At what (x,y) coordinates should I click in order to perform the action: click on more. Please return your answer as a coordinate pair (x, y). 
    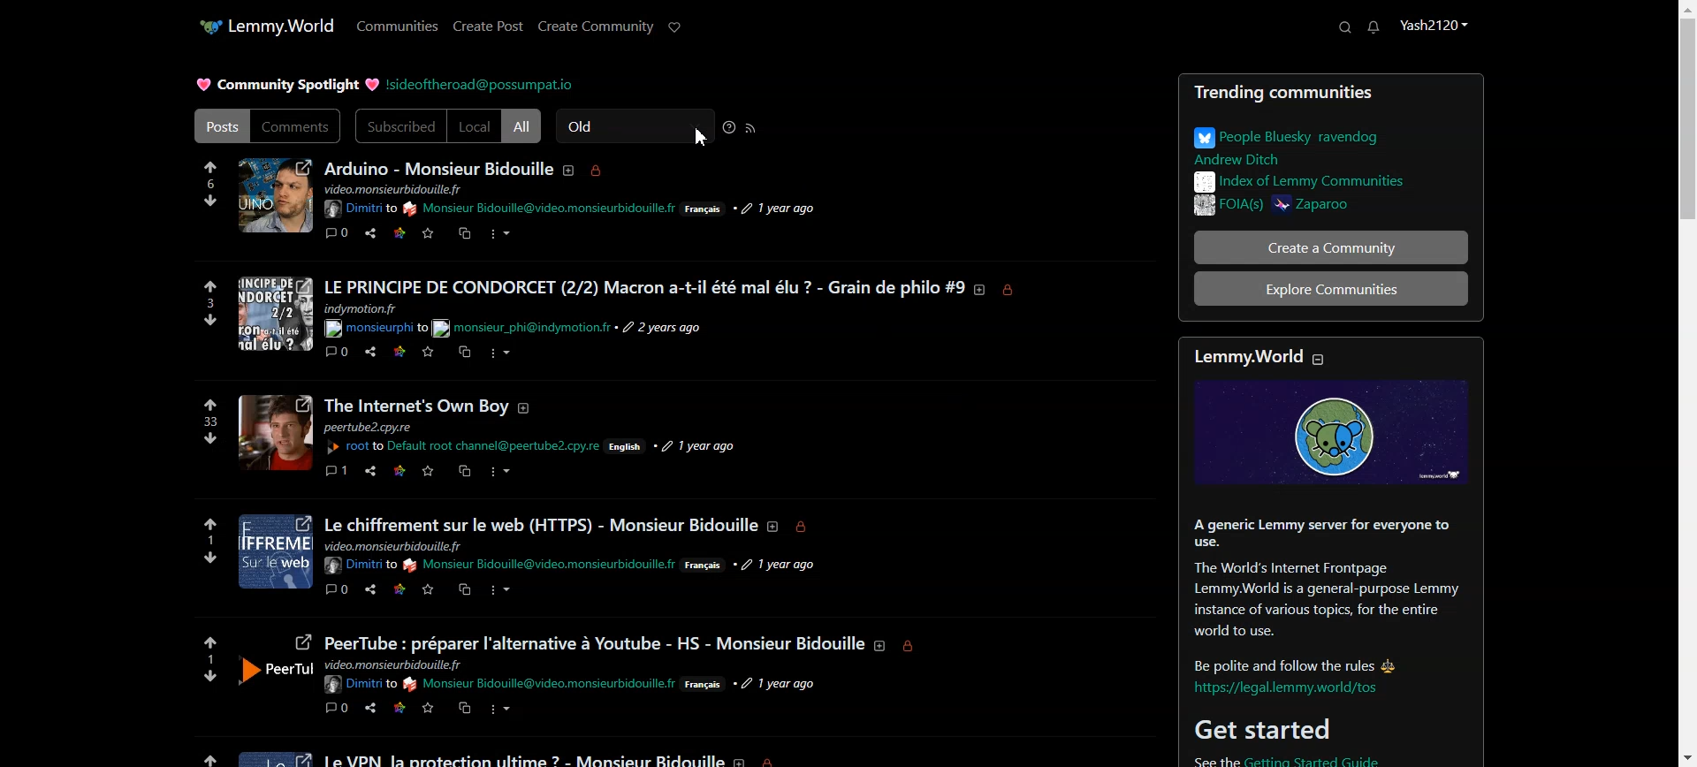
    Looking at the image, I should click on (501, 592).